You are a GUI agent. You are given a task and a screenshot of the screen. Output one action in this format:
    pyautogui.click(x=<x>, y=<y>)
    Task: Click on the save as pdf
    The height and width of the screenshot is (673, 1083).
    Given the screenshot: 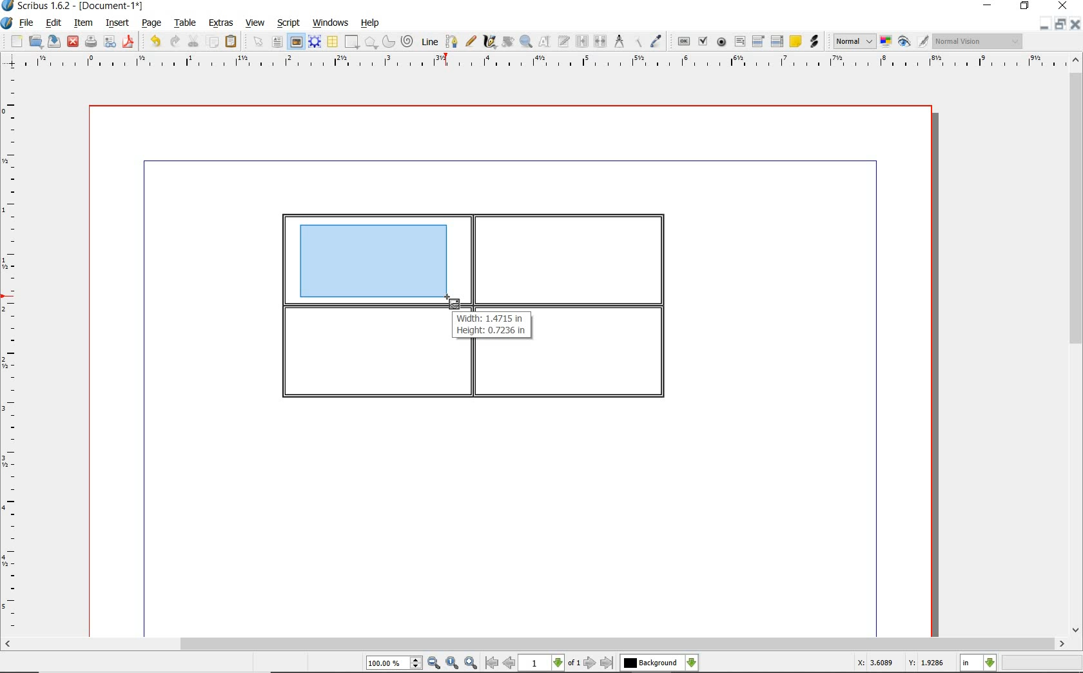 What is the action you would take?
    pyautogui.click(x=128, y=41)
    